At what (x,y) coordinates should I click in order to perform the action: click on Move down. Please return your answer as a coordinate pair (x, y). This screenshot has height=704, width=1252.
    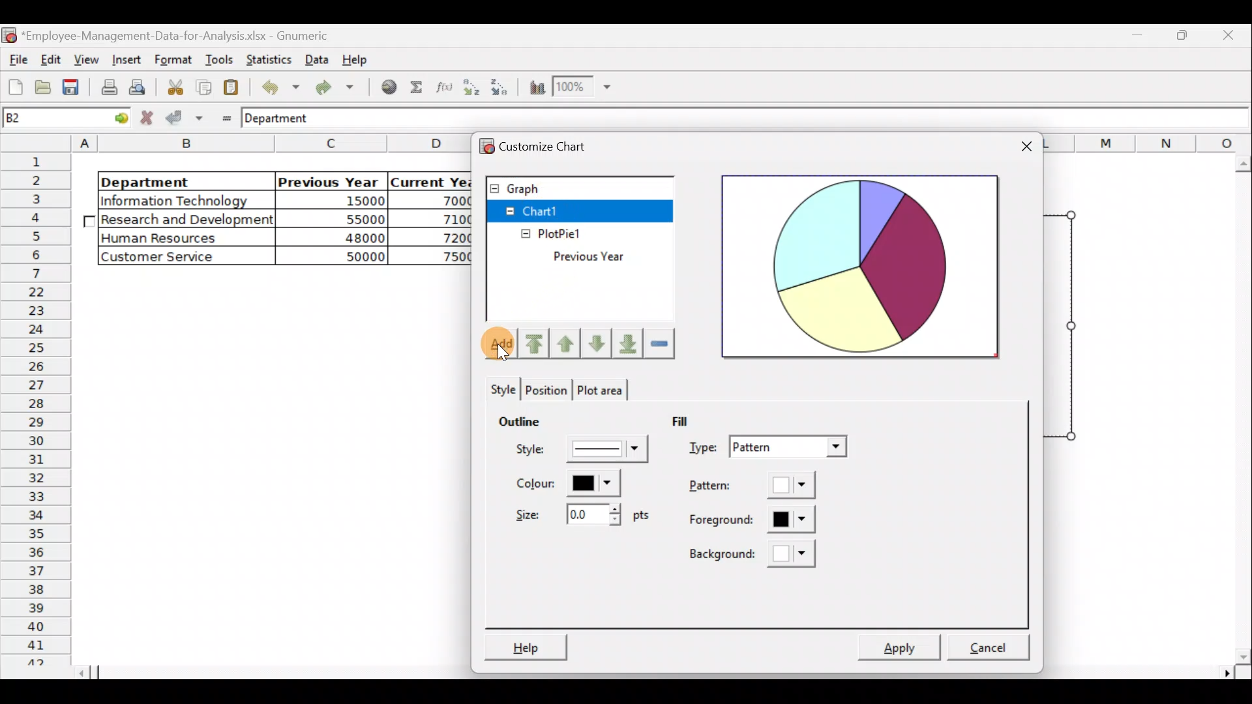
    Looking at the image, I should click on (600, 345).